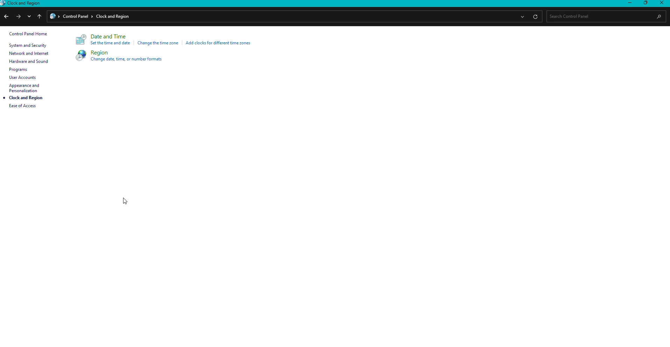  I want to click on Change time zone, so click(158, 43).